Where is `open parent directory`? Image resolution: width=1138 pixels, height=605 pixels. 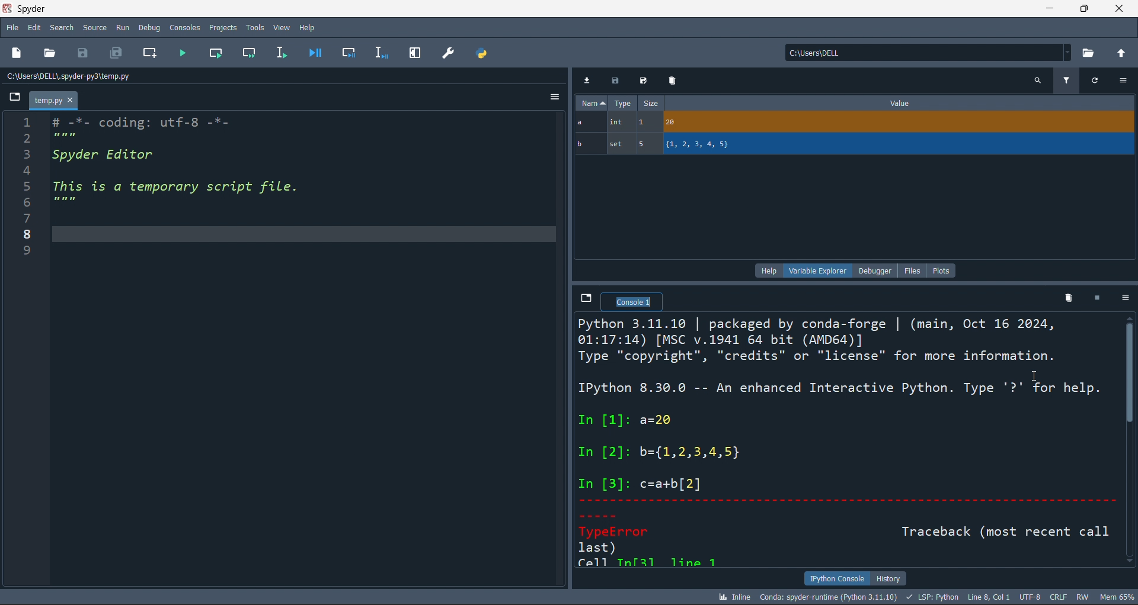
open parent directory is located at coordinates (1123, 52).